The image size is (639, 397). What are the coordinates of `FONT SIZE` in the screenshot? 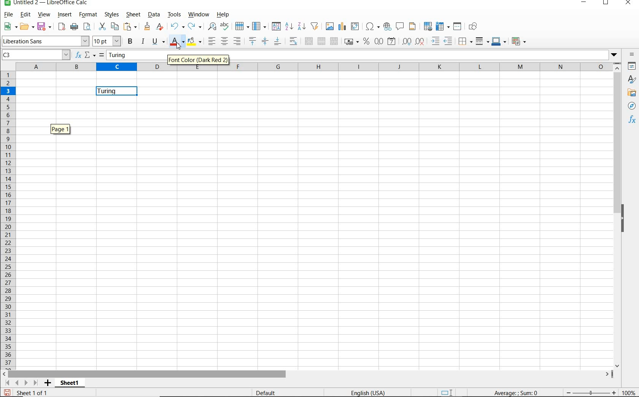 It's located at (107, 42).